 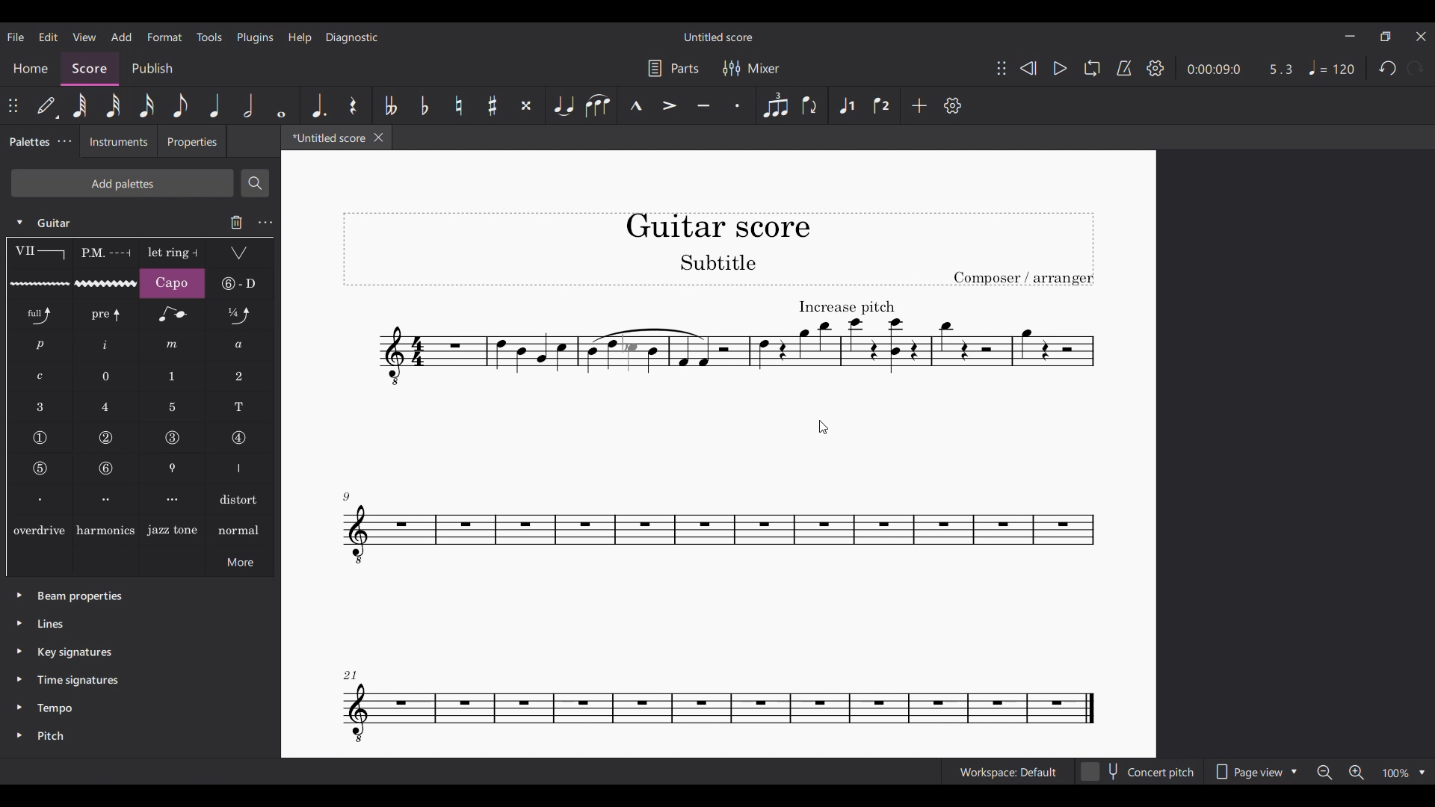 I want to click on RH guitar fingering p, so click(x=40, y=345).